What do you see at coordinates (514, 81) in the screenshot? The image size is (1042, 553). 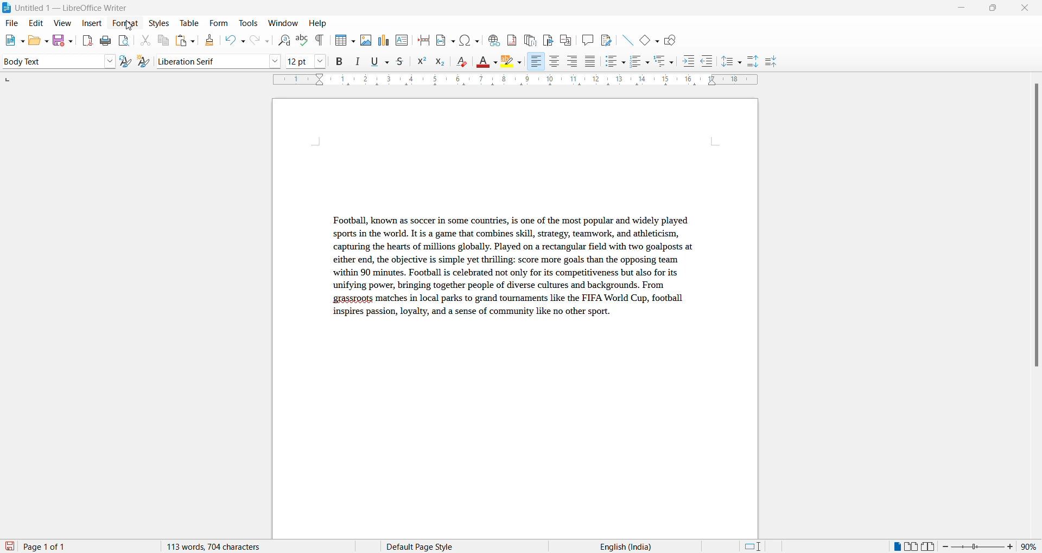 I see `scaling` at bounding box center [514, 81].